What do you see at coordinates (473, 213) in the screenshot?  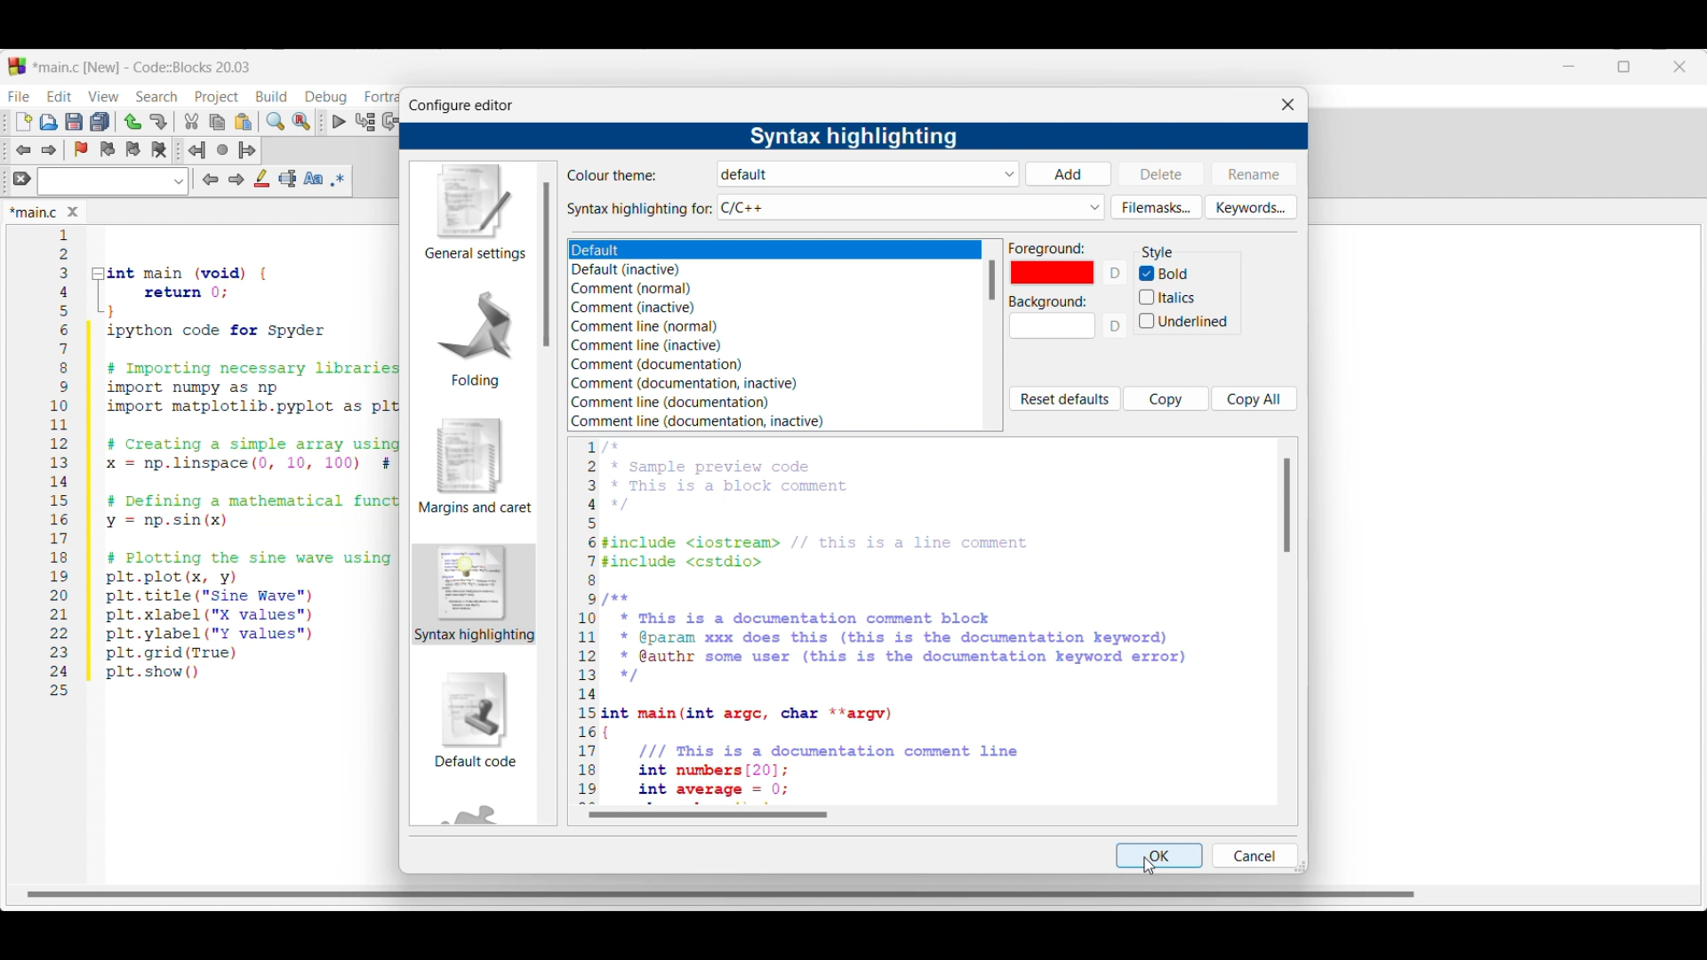 I see `General settings, current setting highlighted ` at bounding box center [473, 213].